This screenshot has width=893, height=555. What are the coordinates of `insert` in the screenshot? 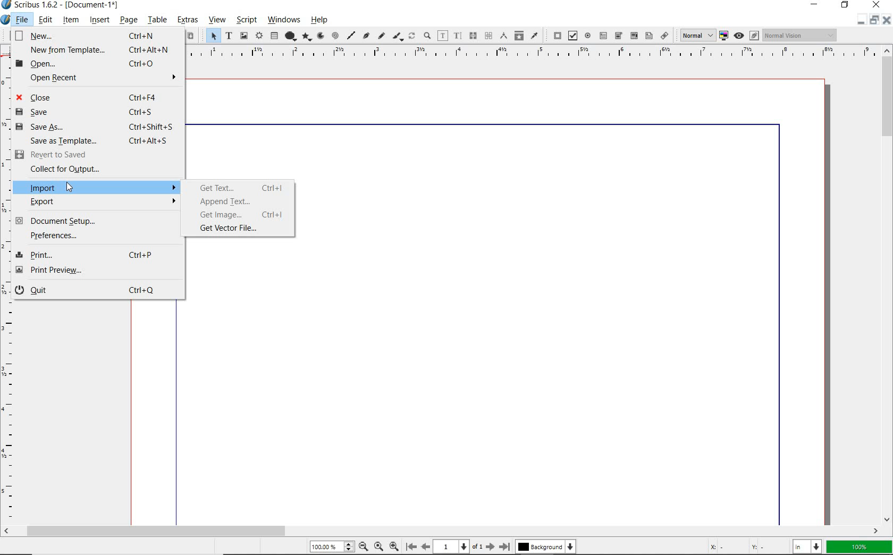 It's located at (99, 20).